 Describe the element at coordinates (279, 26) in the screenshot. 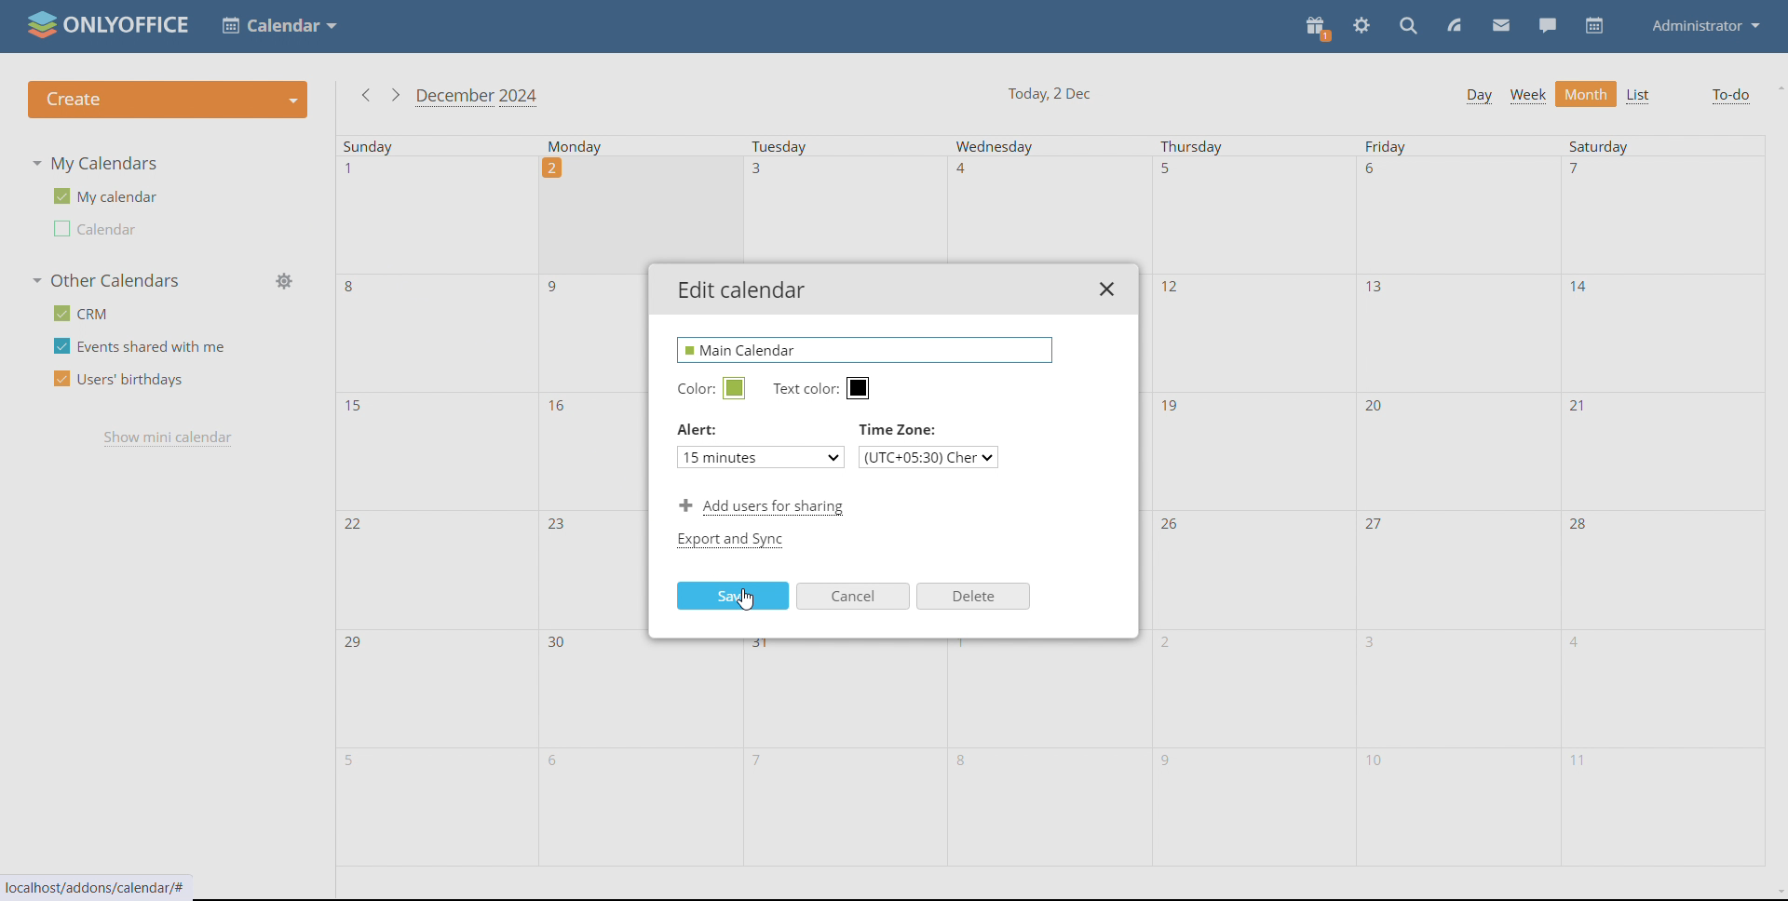

I see `select application` at that location.